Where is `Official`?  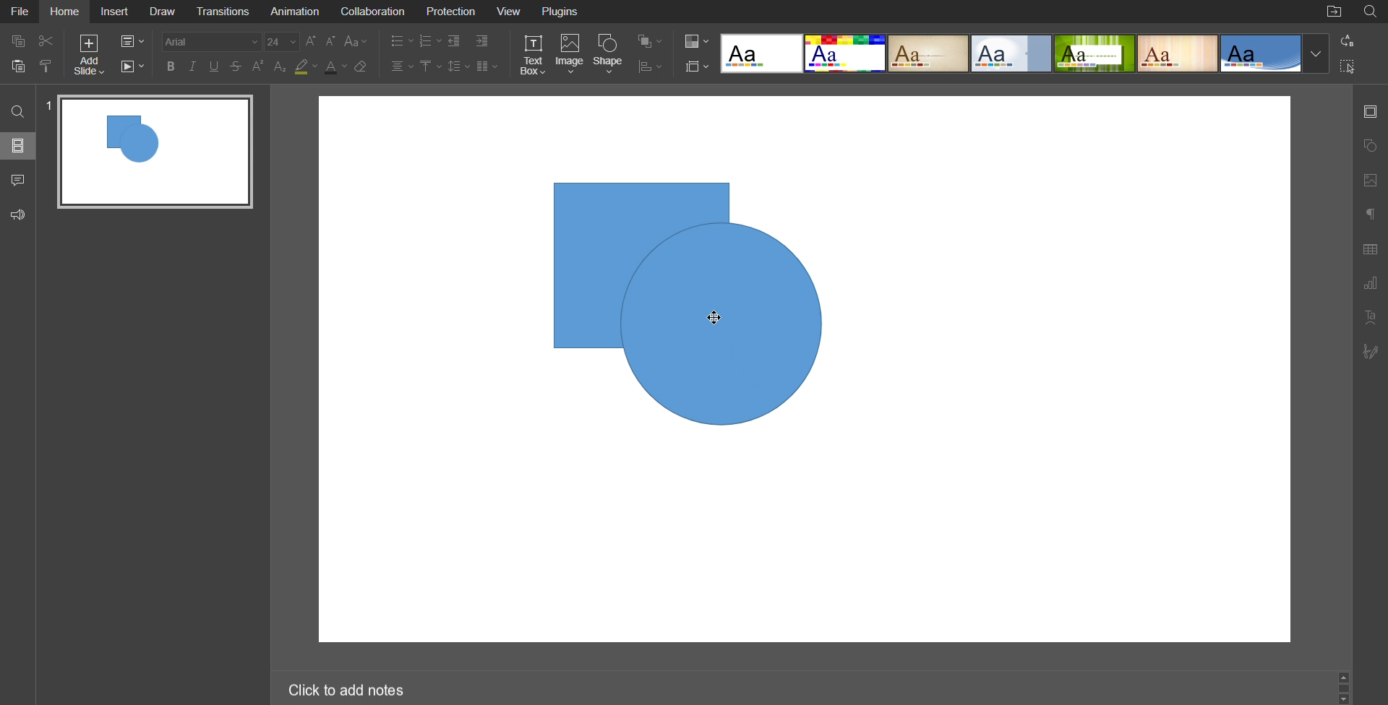 Official is located at coordinates (1011, 53).